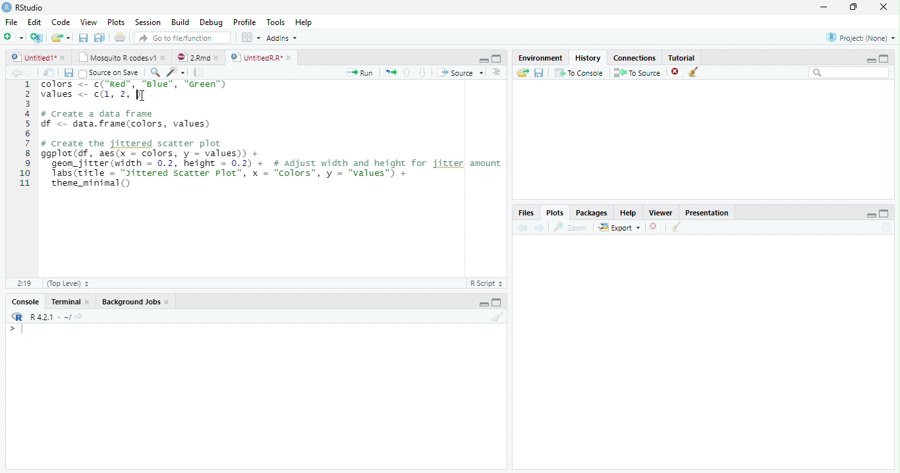 This screenshot has width=900, height=473. Describe the element at coordinates (496, 72) in the screenshot. I see `Show document outline` at that location.